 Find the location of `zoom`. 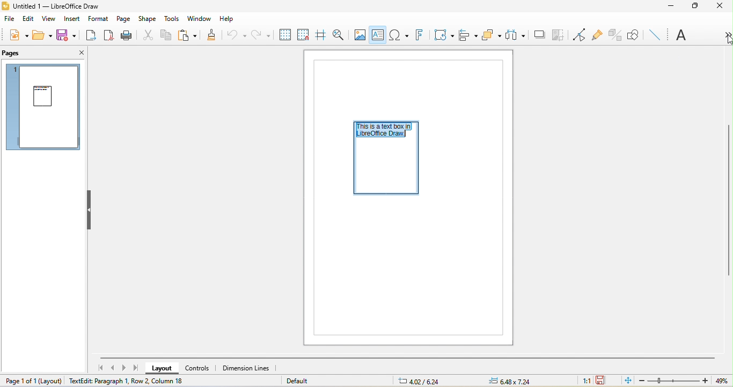

zoom is located at coordinates (684, 381).